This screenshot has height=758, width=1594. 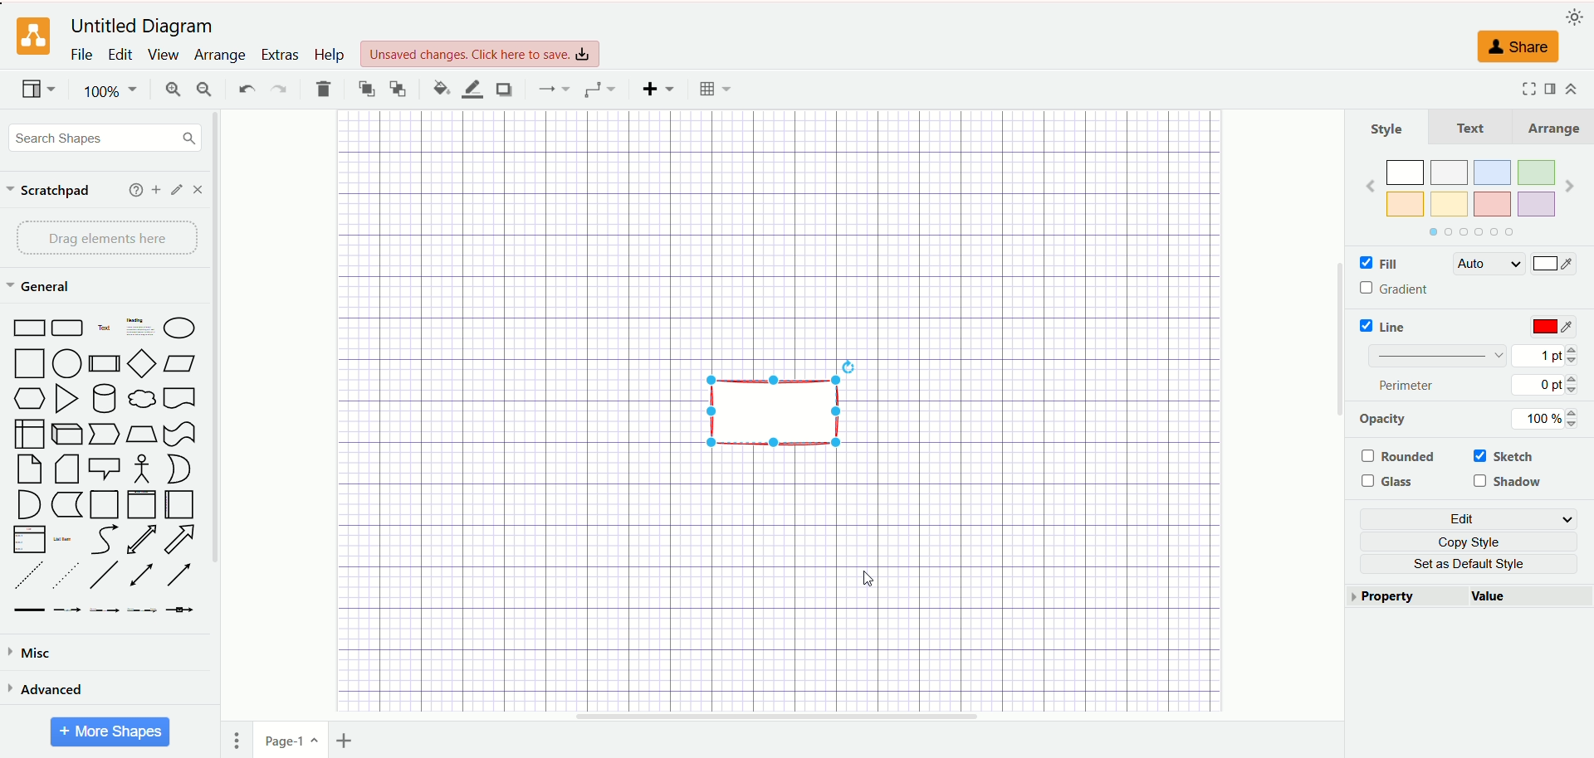 What do you see at coordinates (1408, 386) in the screenshot?
I see `perimeter` at bounding box center [1408, 386].